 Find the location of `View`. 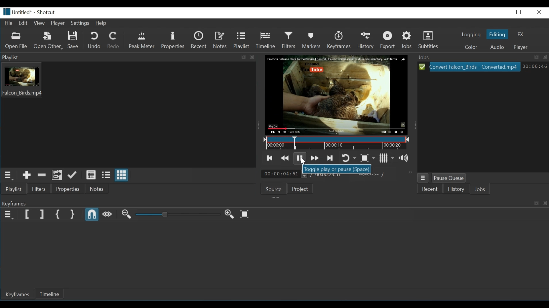

View is located at coordinates (39, 23).